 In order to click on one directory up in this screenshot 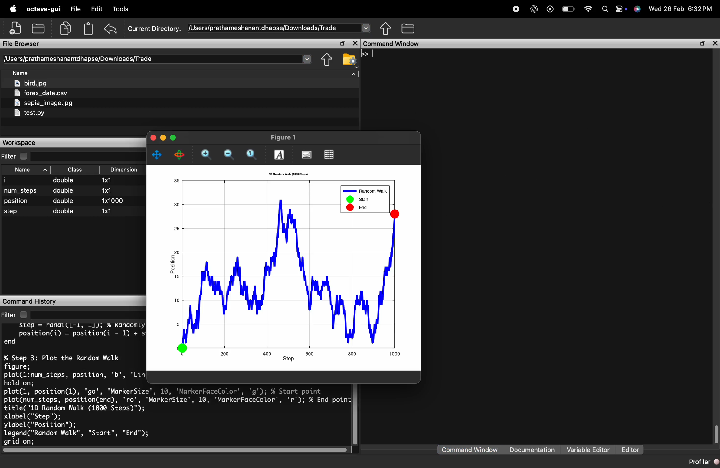, I will do `click(328, 60)`.